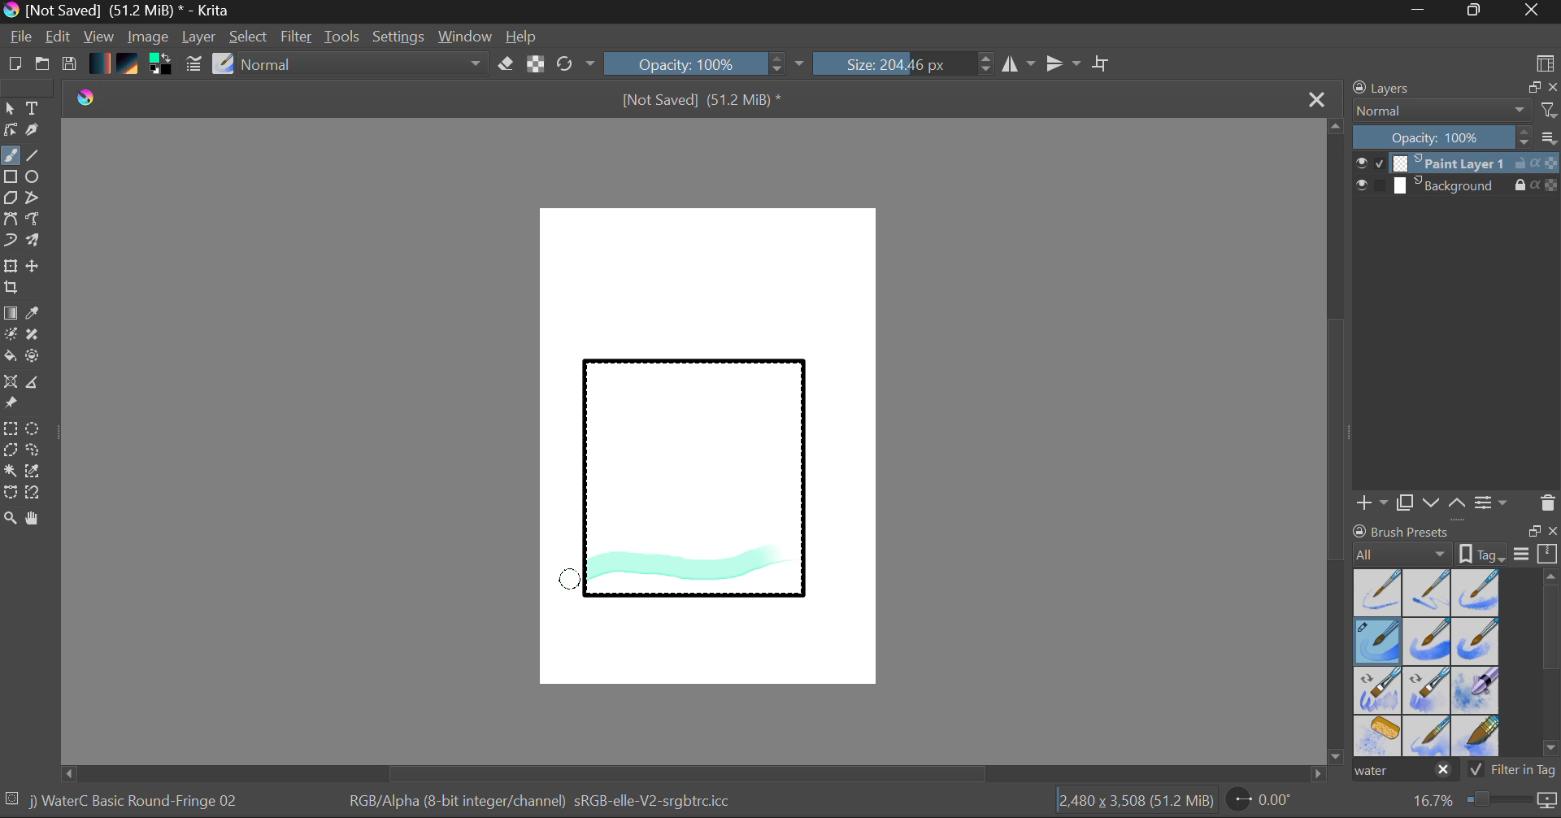  I want to click on Water C - Special Splats, so click(1379, 736).